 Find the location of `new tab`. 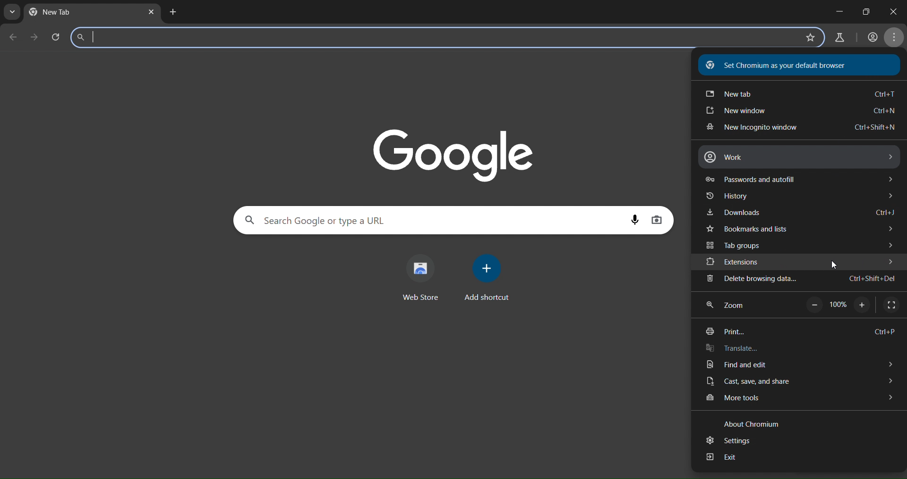

new tab is located at coordinates (172, 12).